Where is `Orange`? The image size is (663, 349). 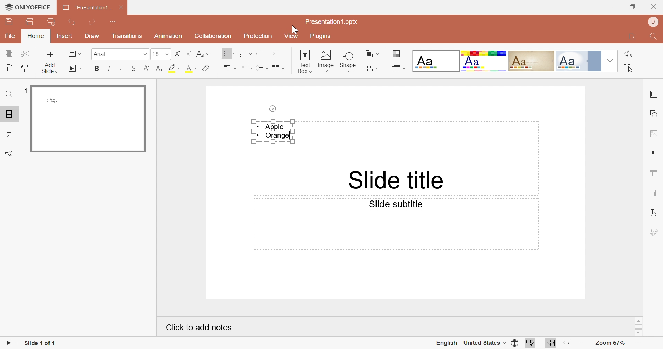 Orange is located at coordinates (280, 137).